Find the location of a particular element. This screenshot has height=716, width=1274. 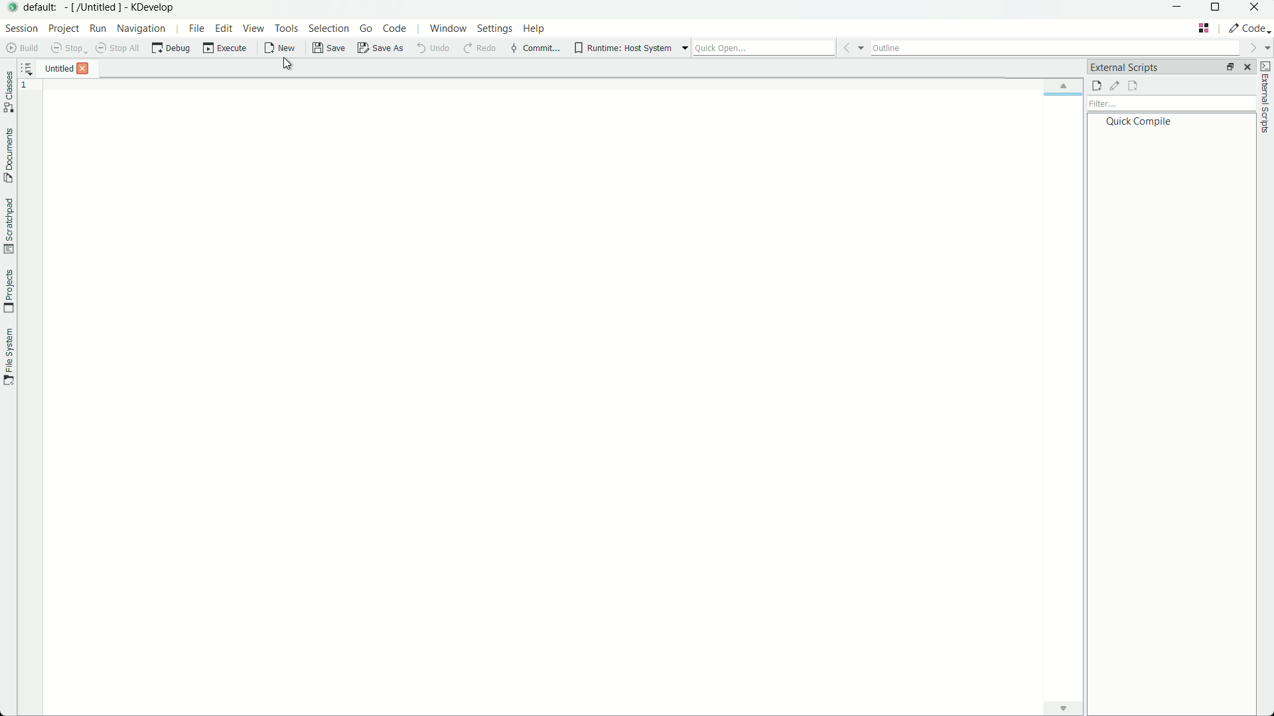

document is located at coordinates (8, 156).